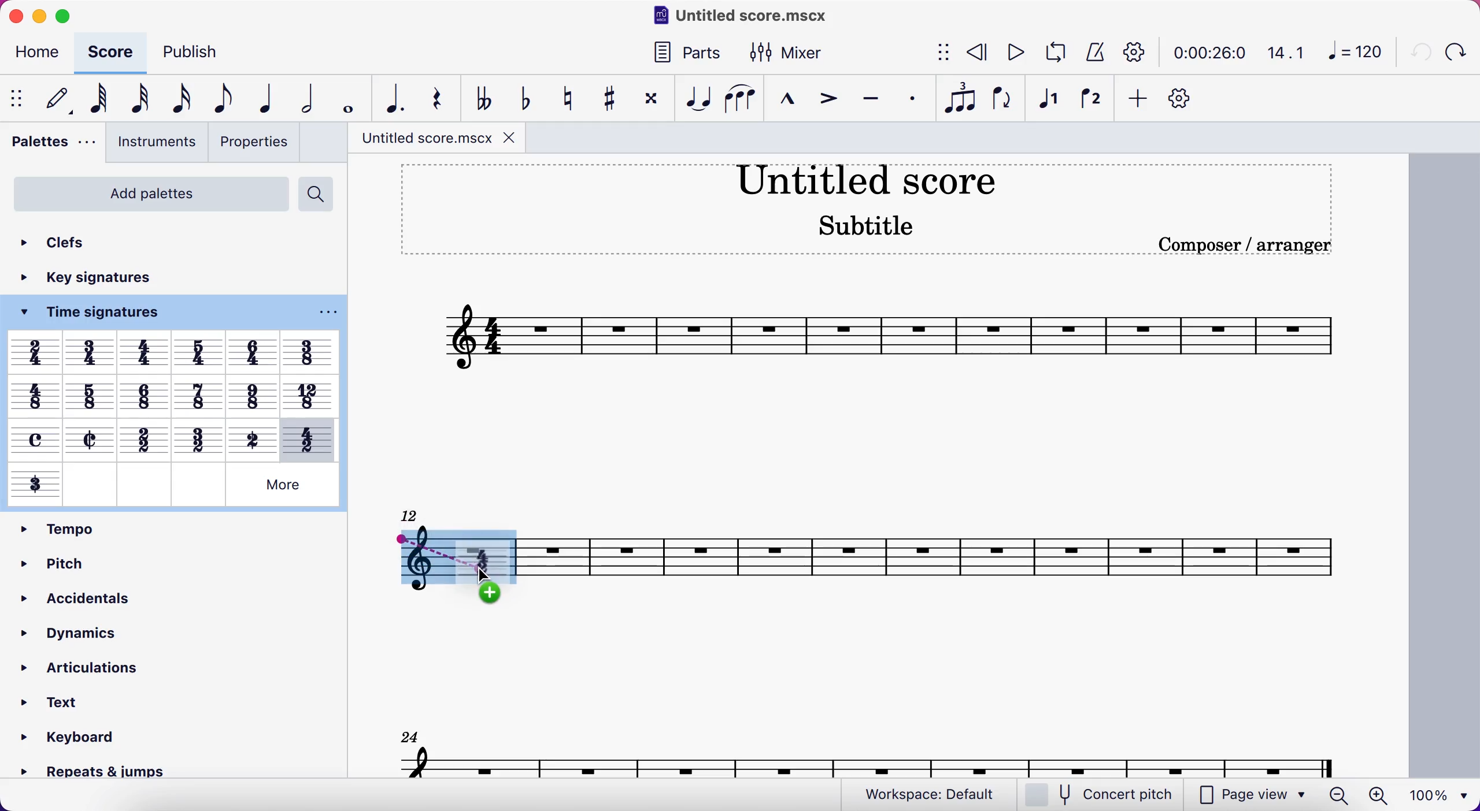  Describe the element at coordinates (867, 178) in the screenshot. I see `title` at that location.